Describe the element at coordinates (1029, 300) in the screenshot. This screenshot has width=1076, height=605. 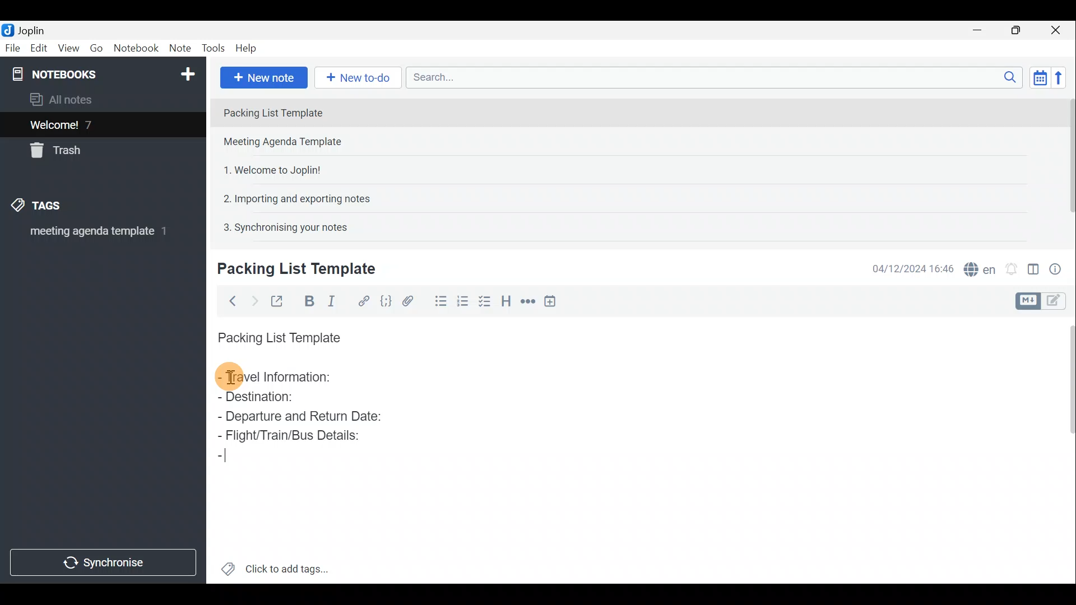
I see `Toggle editors` at that location.